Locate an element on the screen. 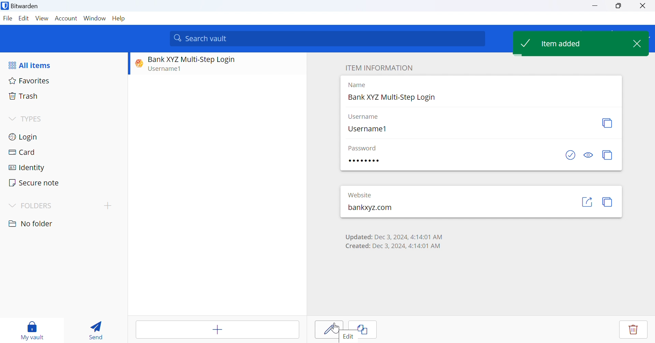 This screenshot has height=343, width=655. Cursor is located at coordinates (335, 328).